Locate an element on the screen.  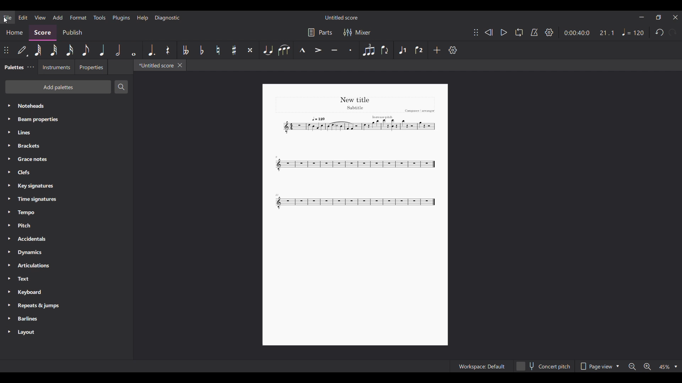
Quarter note is located at coordinates (102, 50).